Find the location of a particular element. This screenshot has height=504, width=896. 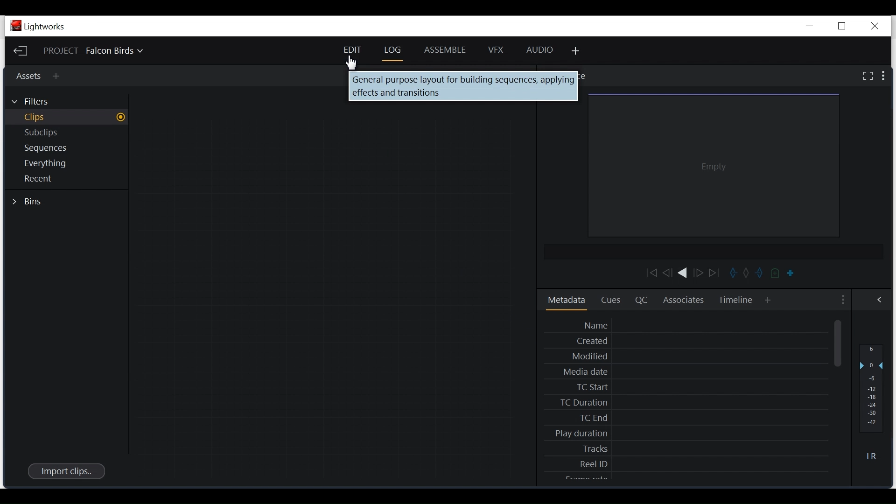

Back is located at coordinates (683, 274).